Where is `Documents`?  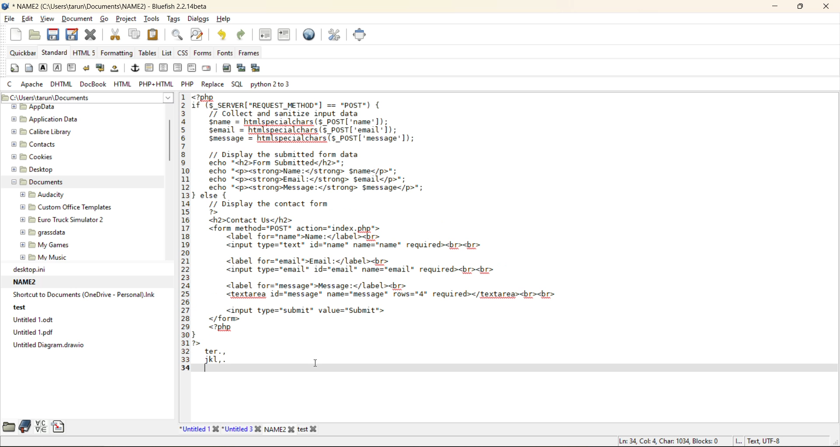
Documents is located at coordinates (35, 183).